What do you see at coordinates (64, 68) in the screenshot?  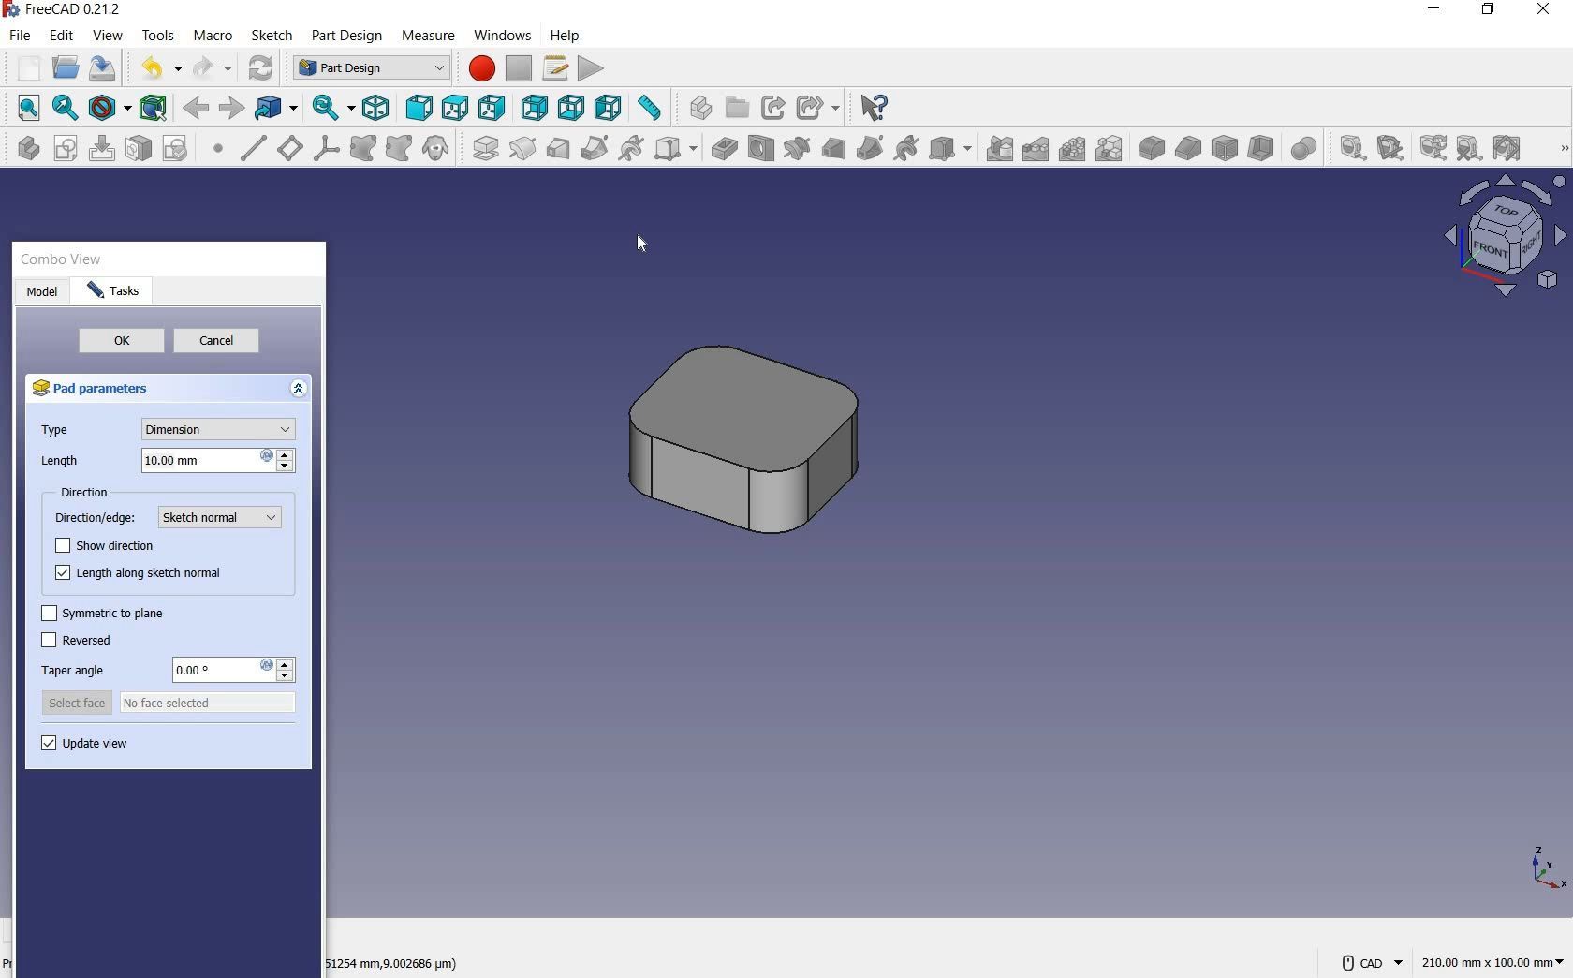 I see `open` at bounding box center [64, 68].